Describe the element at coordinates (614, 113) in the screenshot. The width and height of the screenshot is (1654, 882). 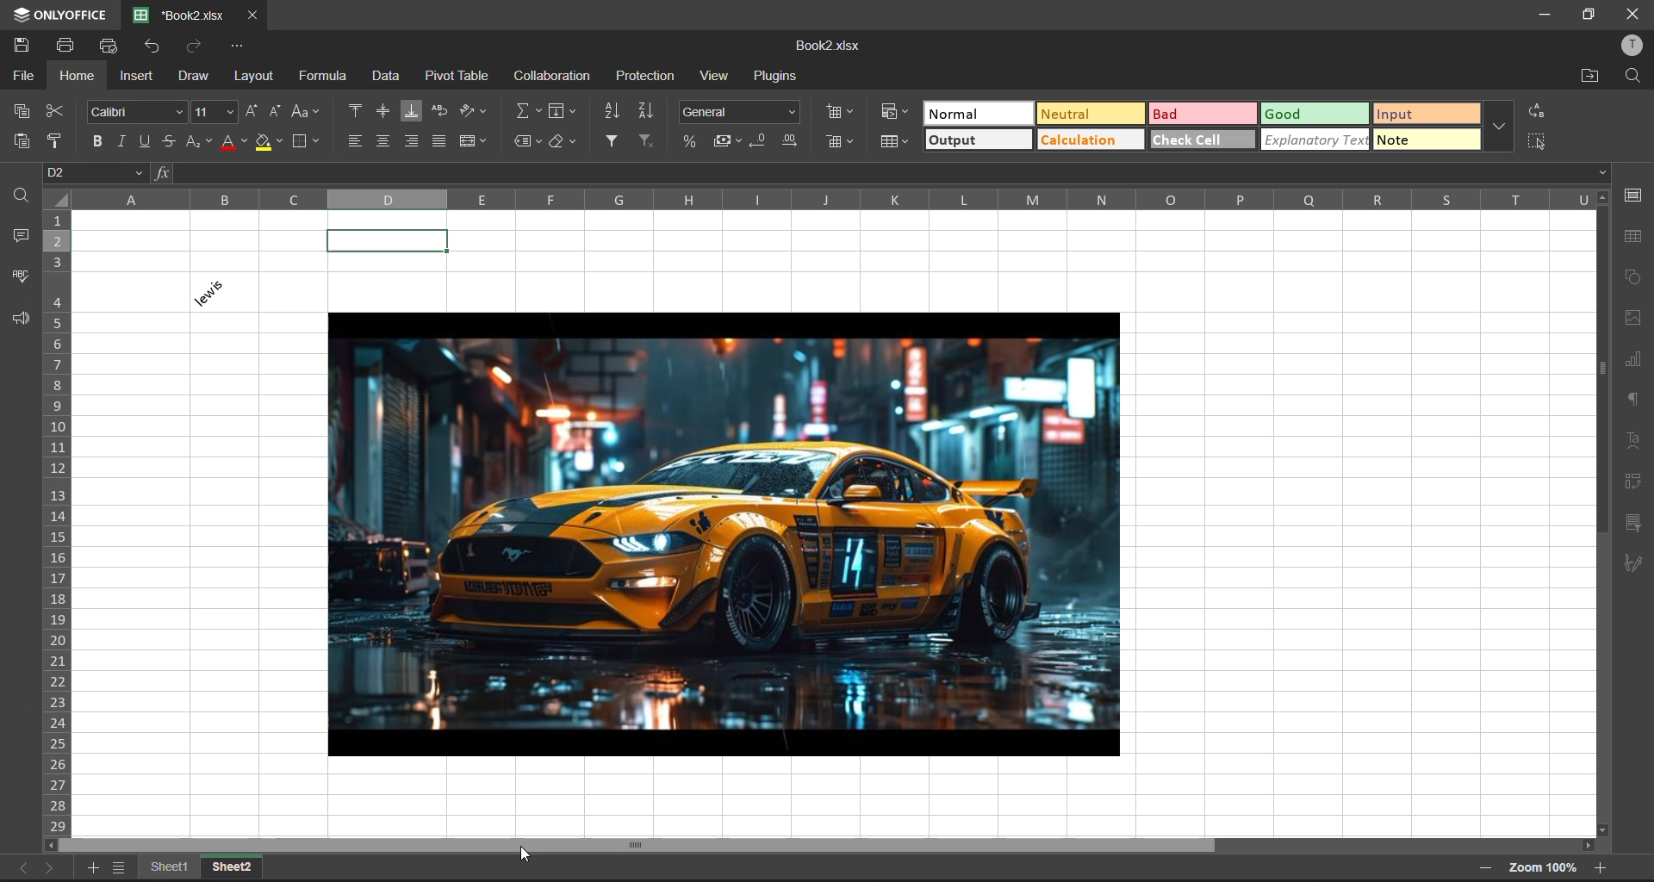
I see `sort ascending` at that location.